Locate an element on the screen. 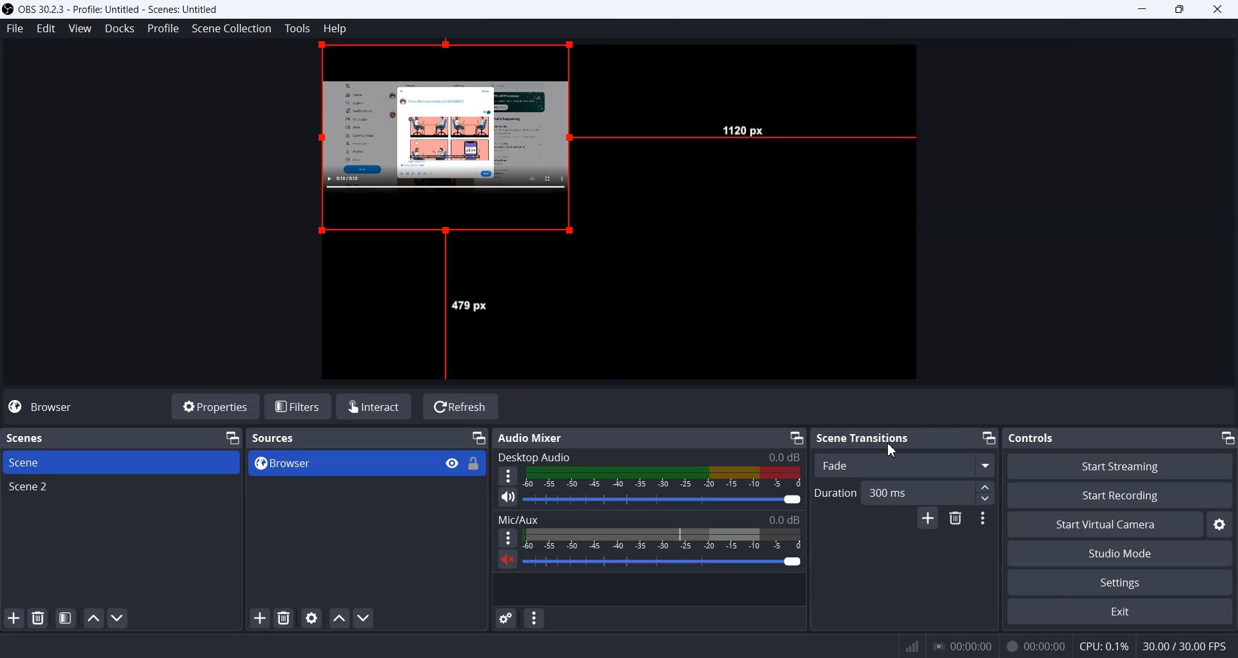 Image resolution: width=1238 pixels, height=658 pixels. & OBS 30.2.3 - Profile: Untitled - Scenes: Untitled is located at coordinates (125, 10).